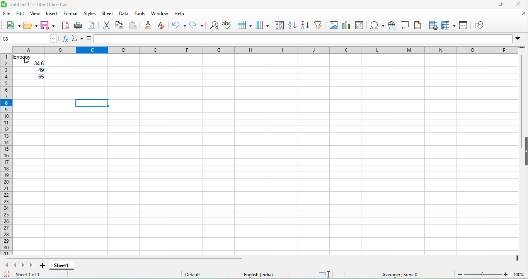 The image size is (528, 279). What do you see at coordinates (25, 264) in the screenshot?
I see `scroll to next sheet` at bounding box center [25, 264].